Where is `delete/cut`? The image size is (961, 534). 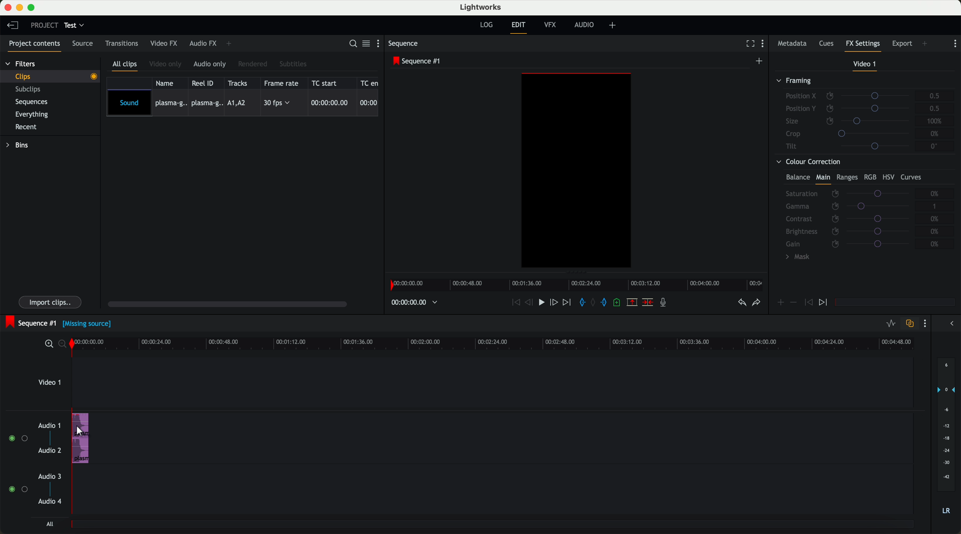 delete/cut is located at coordinates (647, 303).